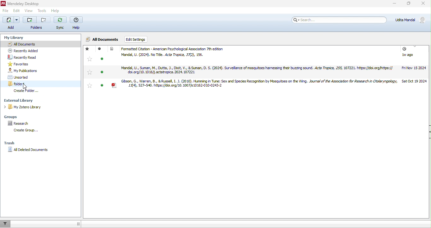  What do you see at coordinates (90, 72) in the screenshot?
I see `Favorite` at bounding box center [90, 72].